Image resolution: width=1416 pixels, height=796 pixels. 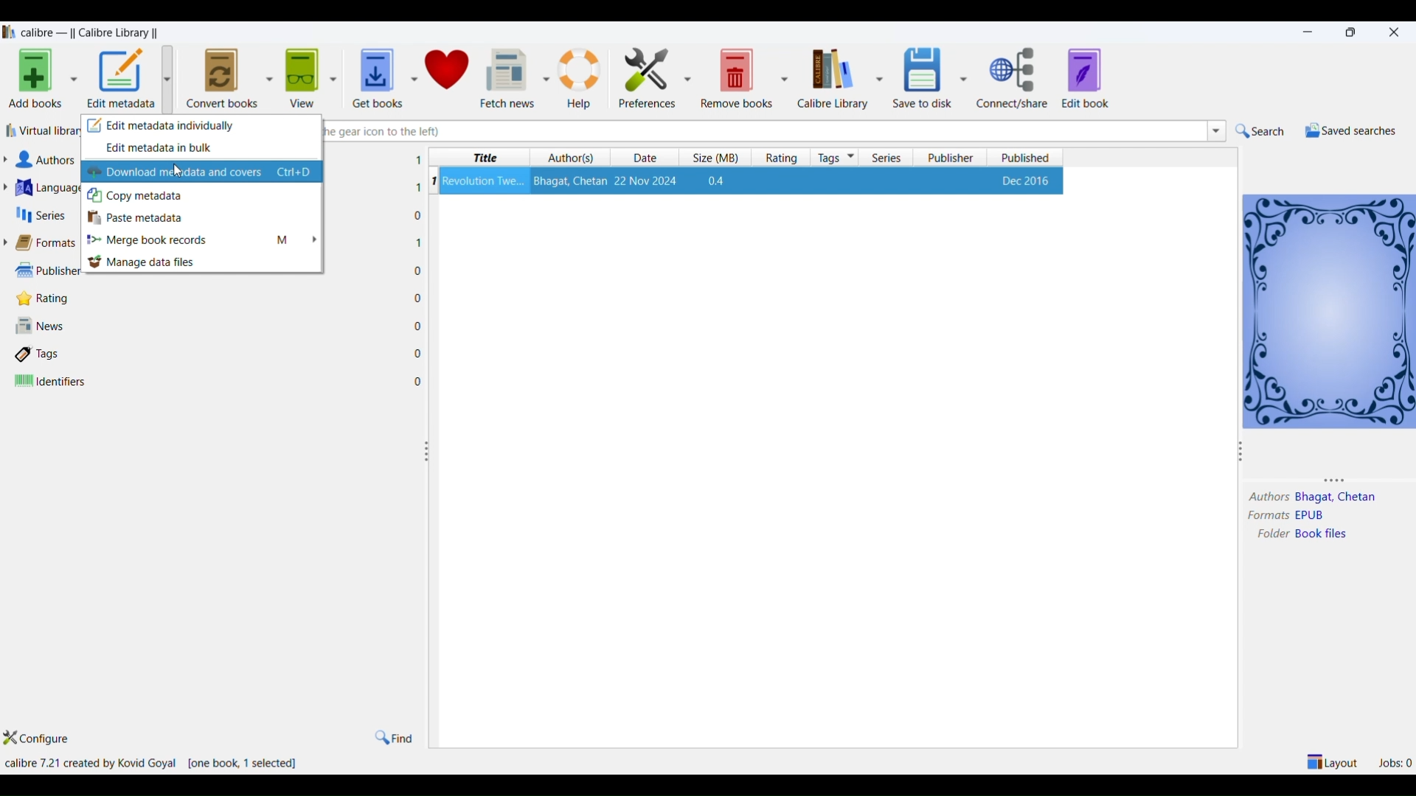 I want to click on 0, so click(x=418, y=353).